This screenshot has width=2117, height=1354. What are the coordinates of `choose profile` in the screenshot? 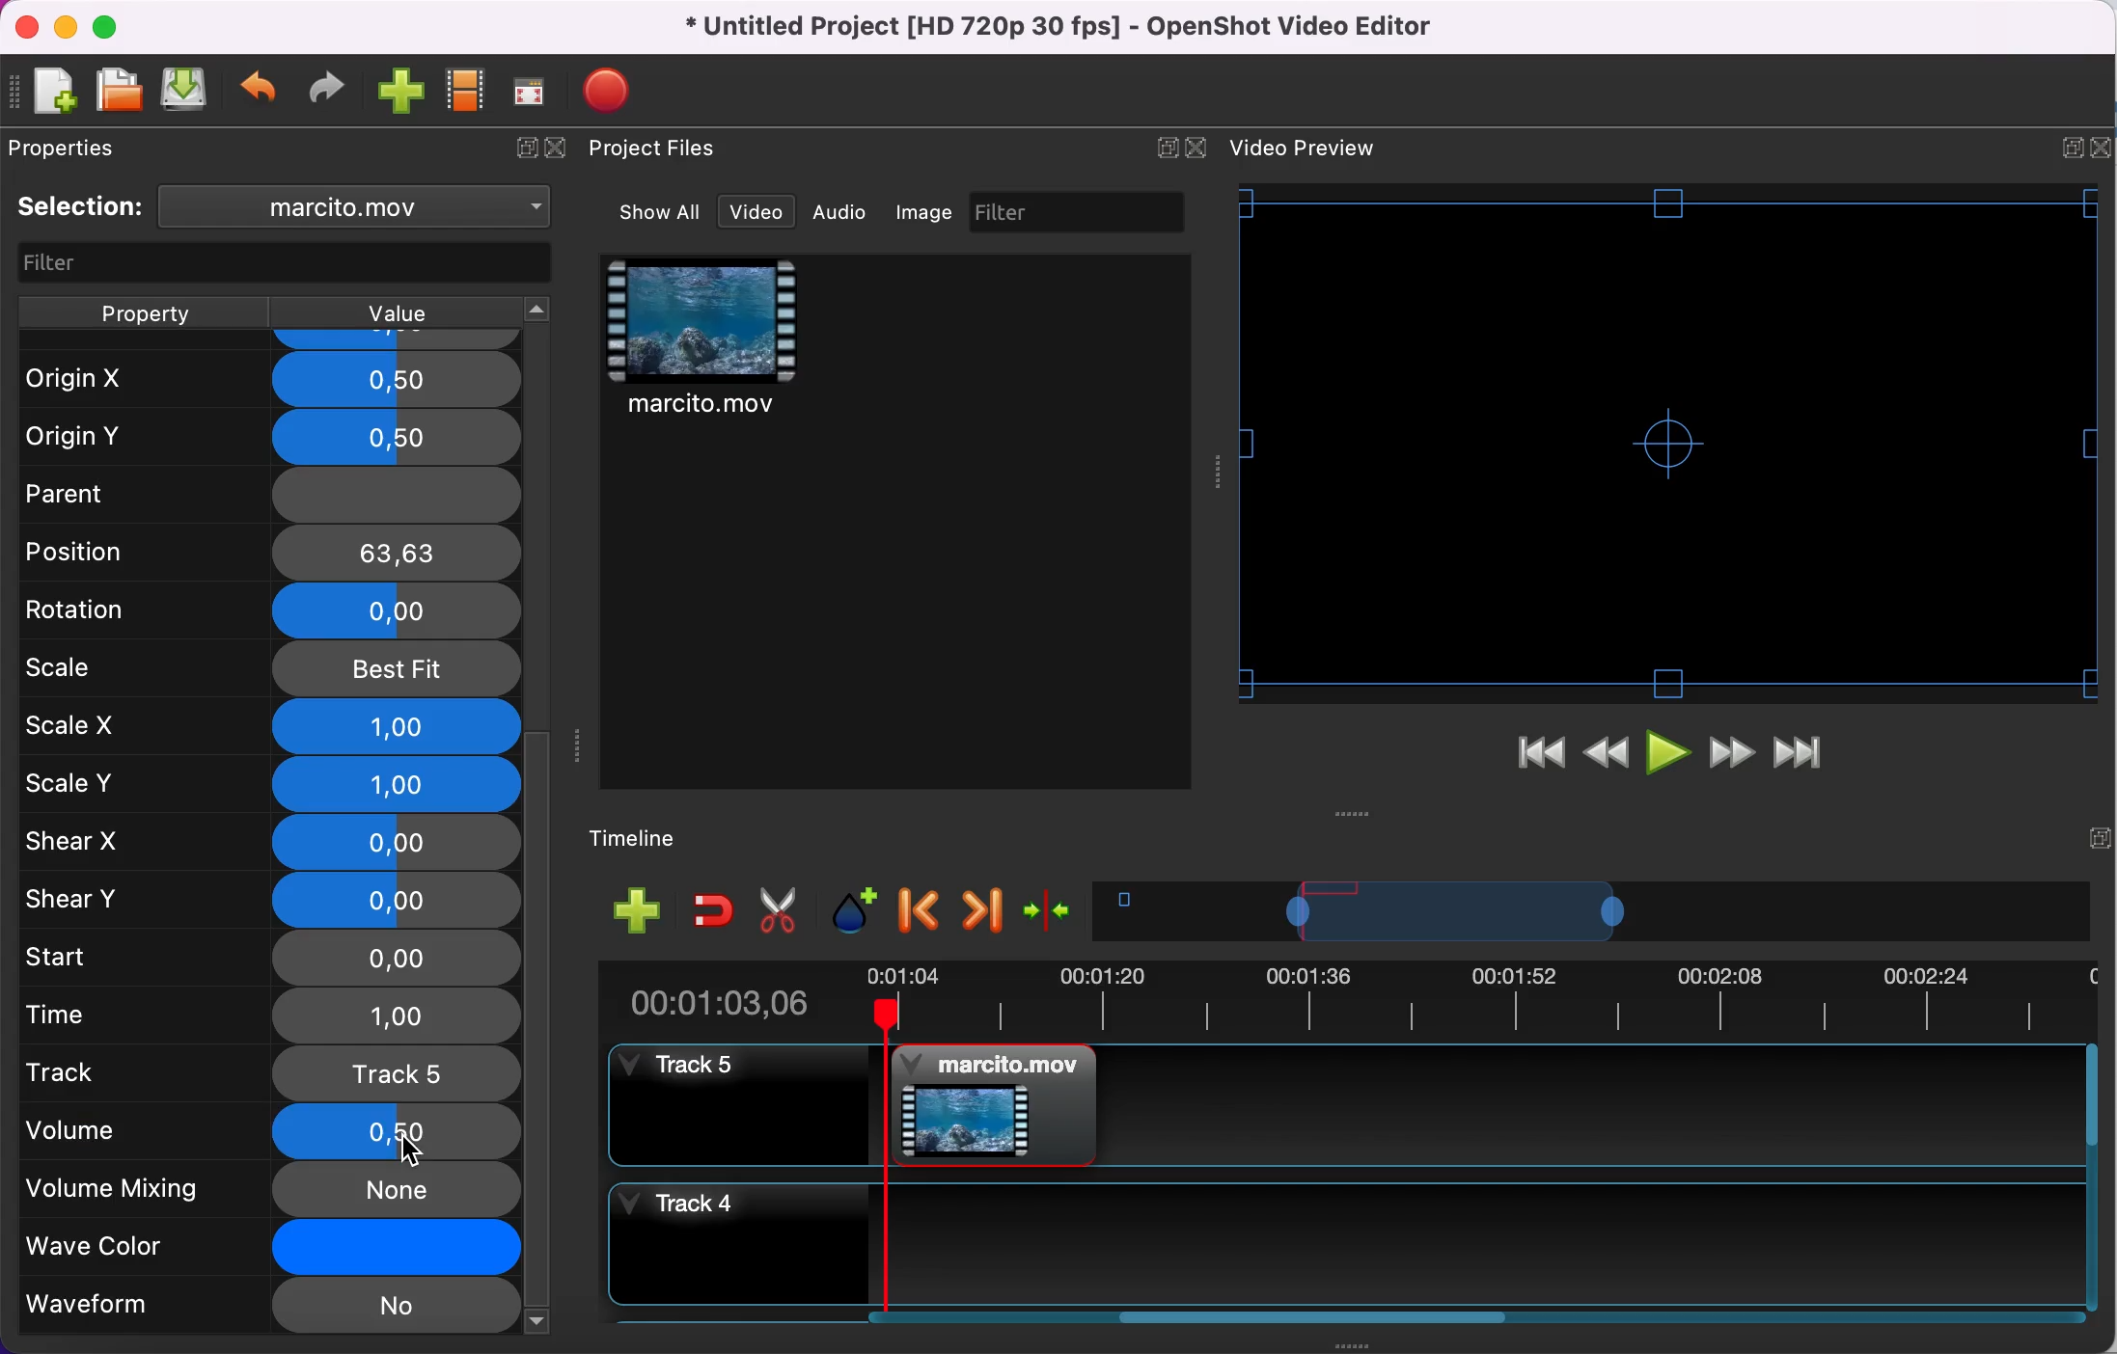 It's located at (467, 91).